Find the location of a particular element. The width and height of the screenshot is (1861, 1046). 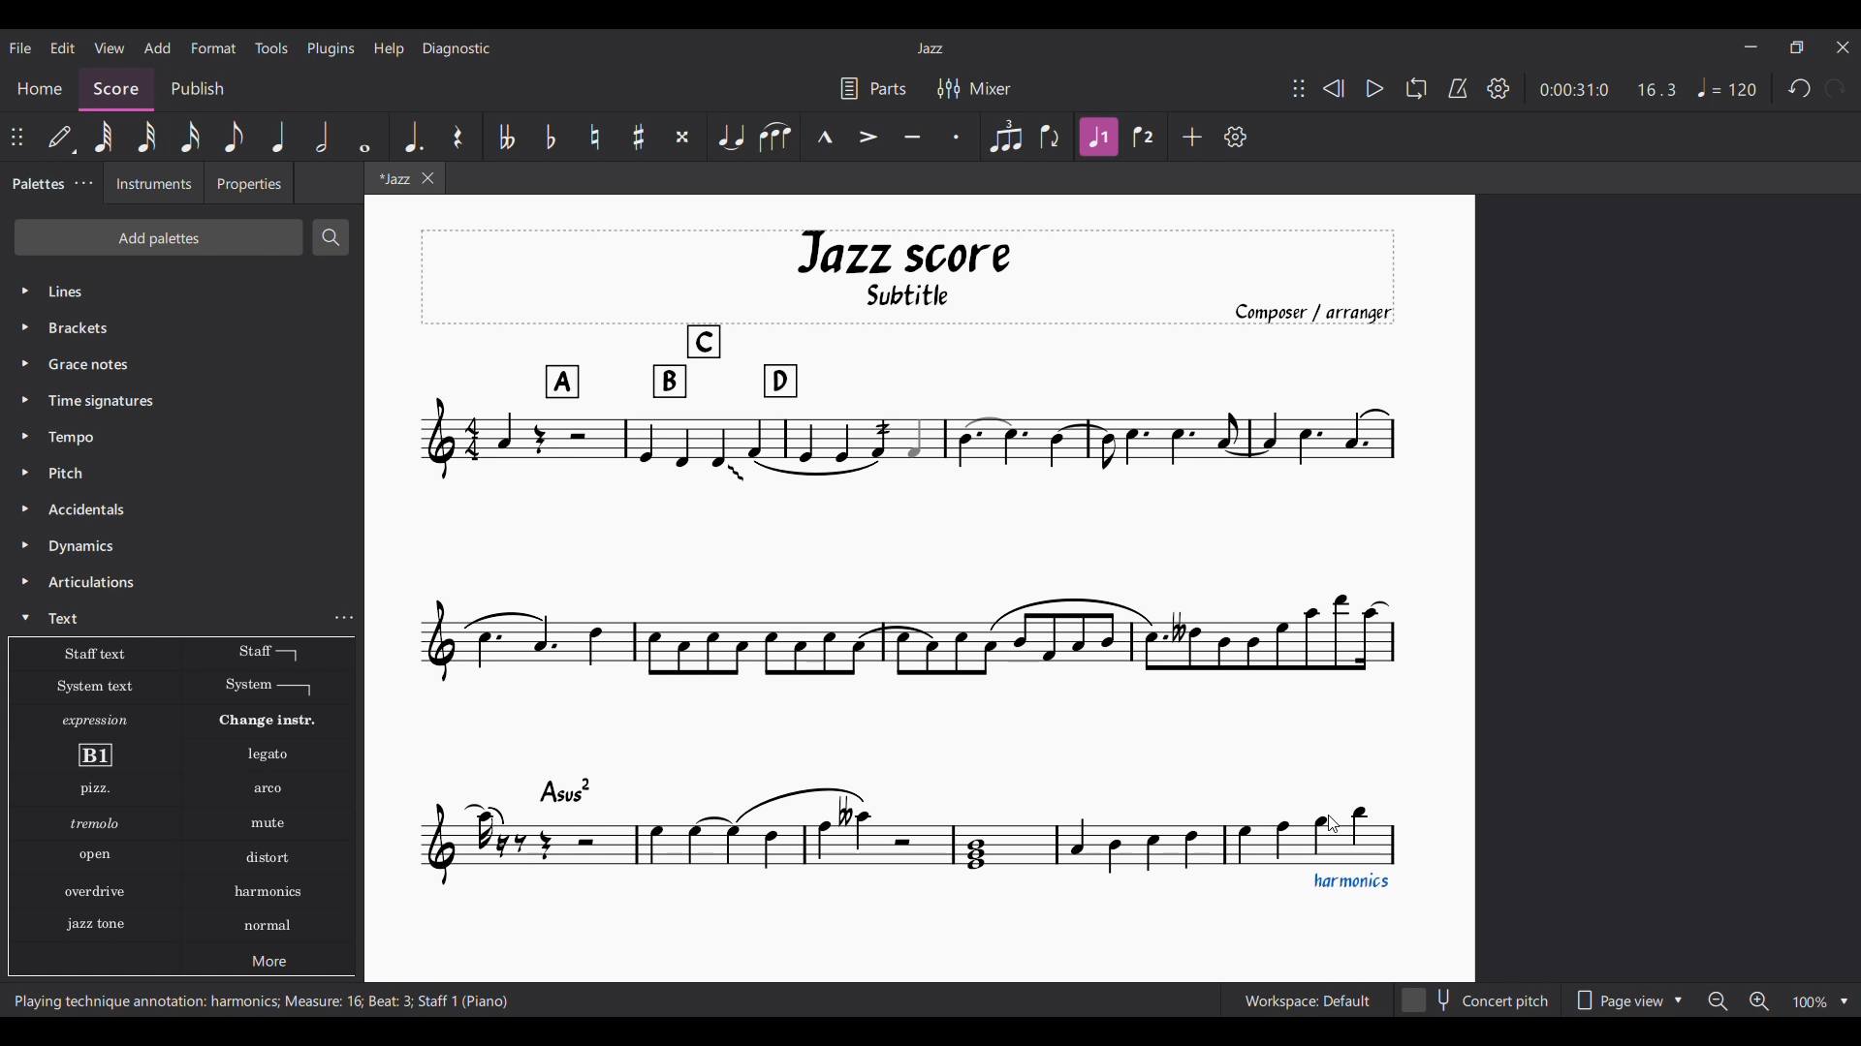

Test is located at coordinates (69, 618).